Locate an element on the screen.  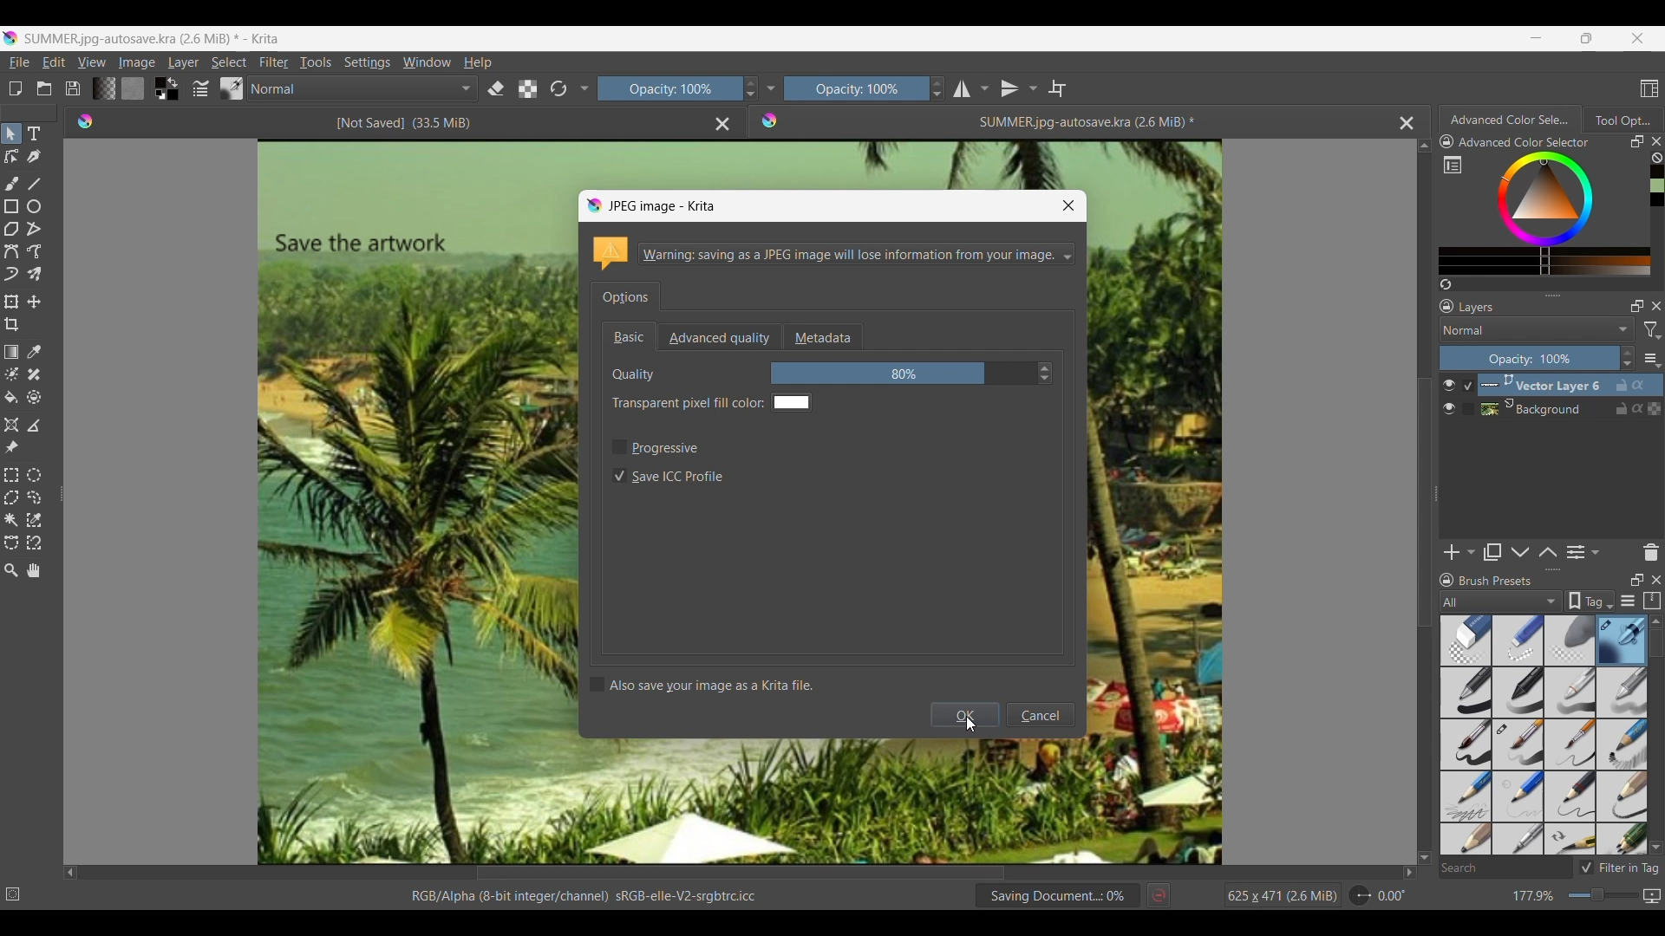
Dial to change rotation is located at coordinates (1361, 896).